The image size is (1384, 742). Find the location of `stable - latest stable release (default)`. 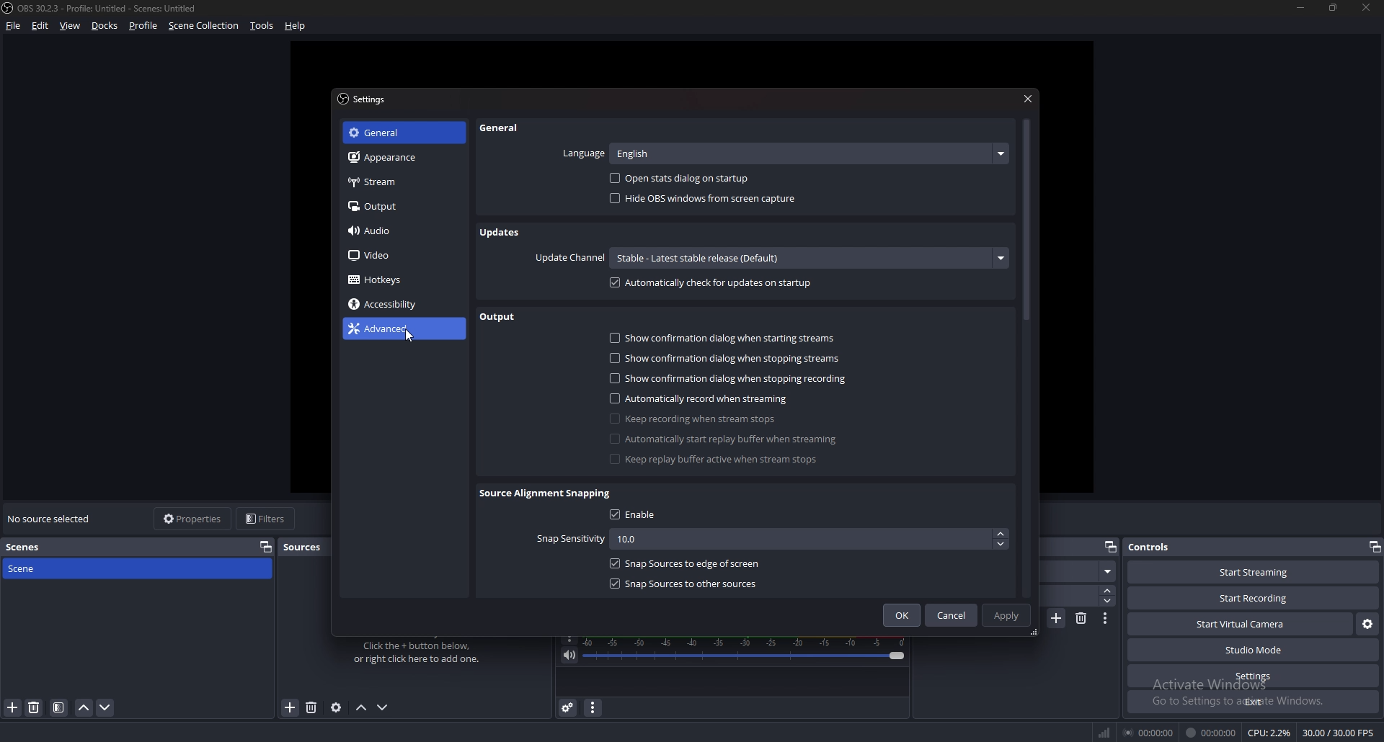

stable - latest stable release (default) is located at coordinates (807, 257).